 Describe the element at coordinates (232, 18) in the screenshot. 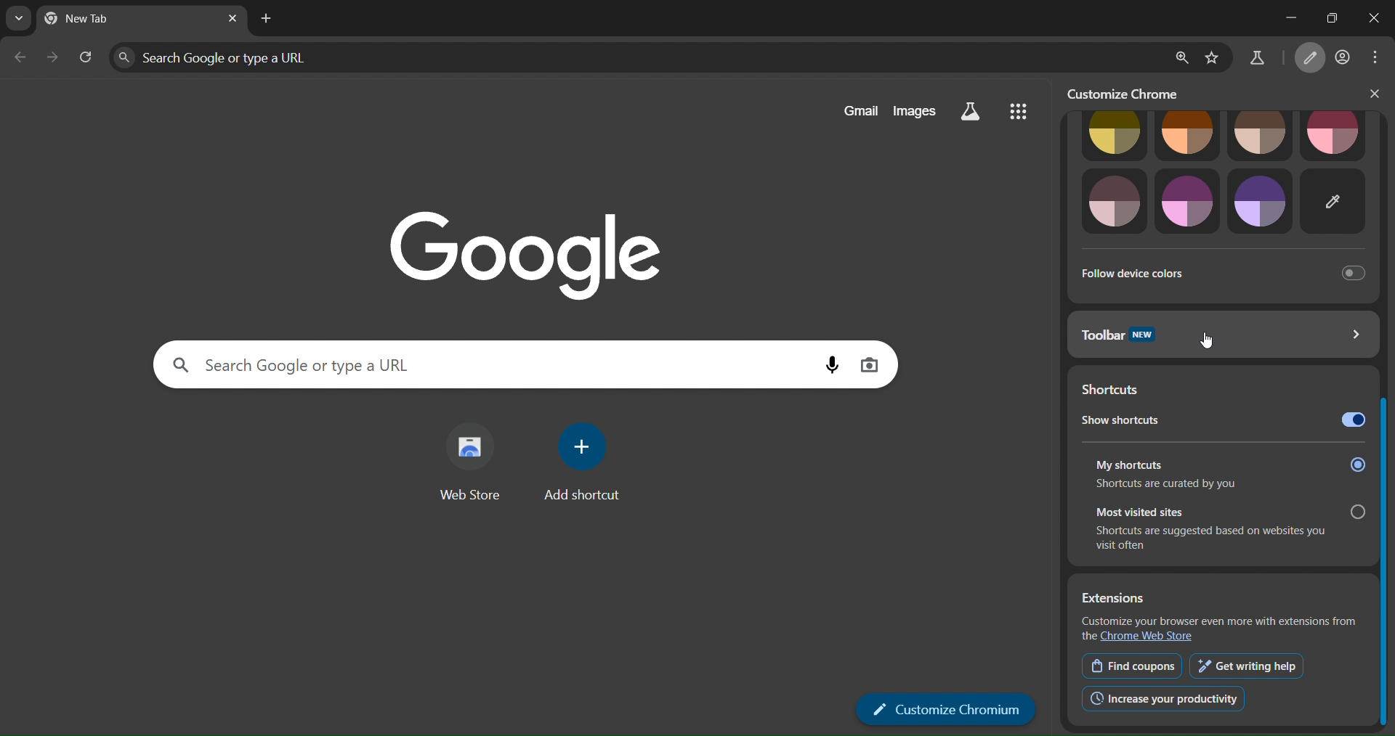

I see `close tab` at that location.